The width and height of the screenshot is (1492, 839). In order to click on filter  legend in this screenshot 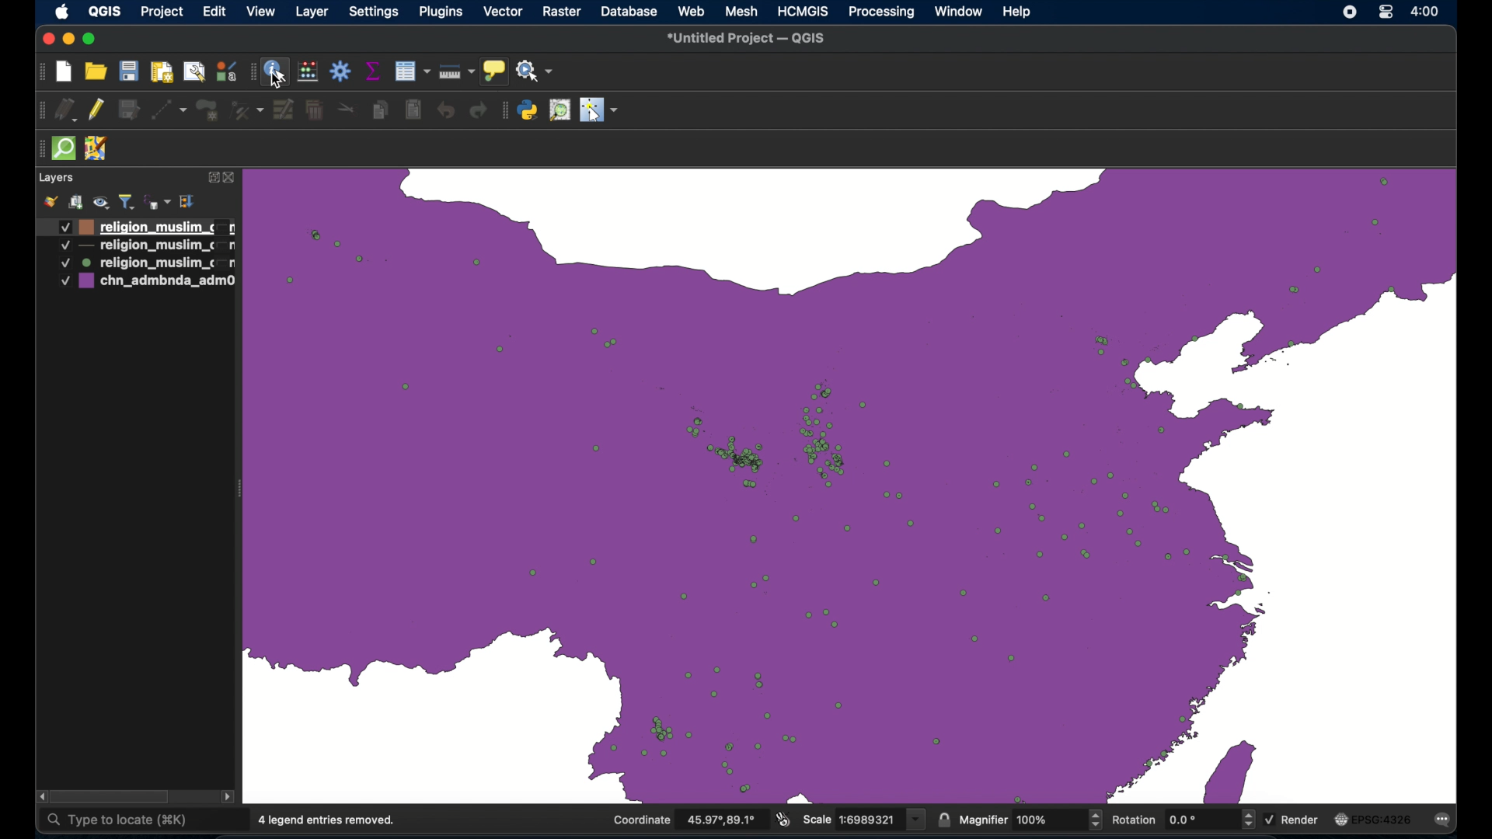, I will do `click(128, 200)`.